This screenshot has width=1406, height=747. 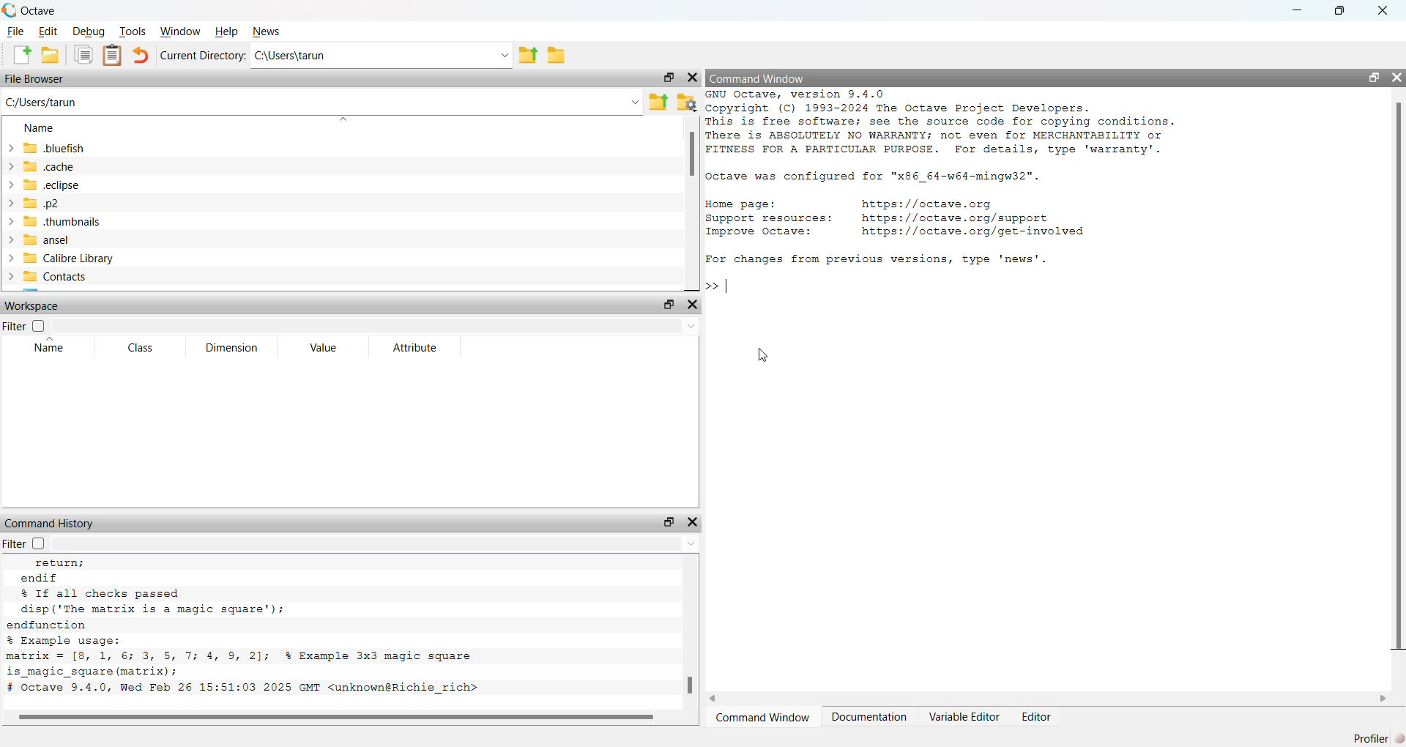 I want to click on Clipboard, so click(x=112, y=56).